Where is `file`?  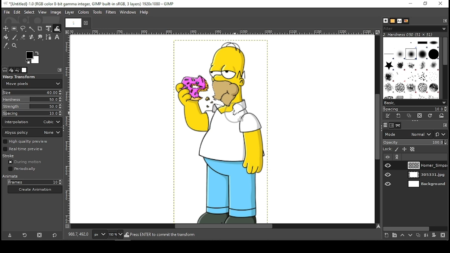
file is located at coordinates (7, 12).